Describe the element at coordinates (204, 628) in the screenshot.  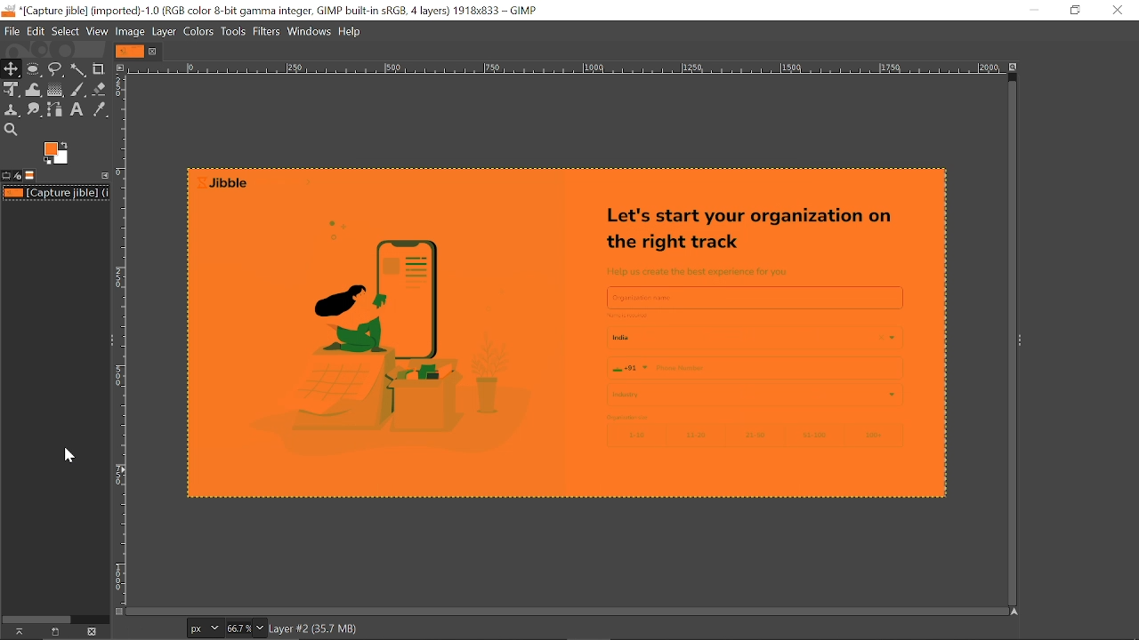
I see `Units of the current image` at that location.